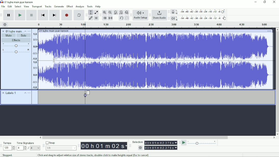 The image size is (279, 157). I want to click on Snap, so click(61, 145).